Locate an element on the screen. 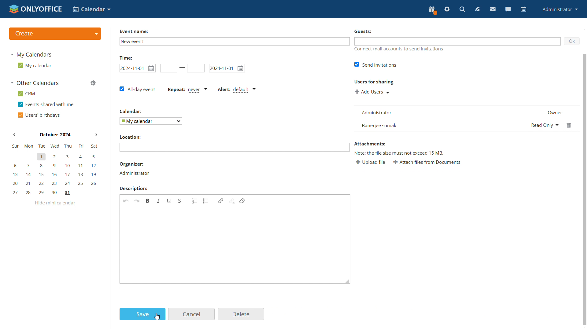 Image resolution: width=587 pixels, height=330 pixels. hide mini calendar is located at coordinates (56, 204).